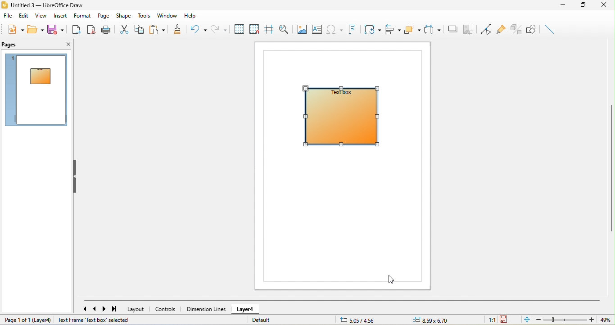  What do you see at coordinates (501, 28) in the screenshot?
I see `glue point function` at bounding box center [501, 28].